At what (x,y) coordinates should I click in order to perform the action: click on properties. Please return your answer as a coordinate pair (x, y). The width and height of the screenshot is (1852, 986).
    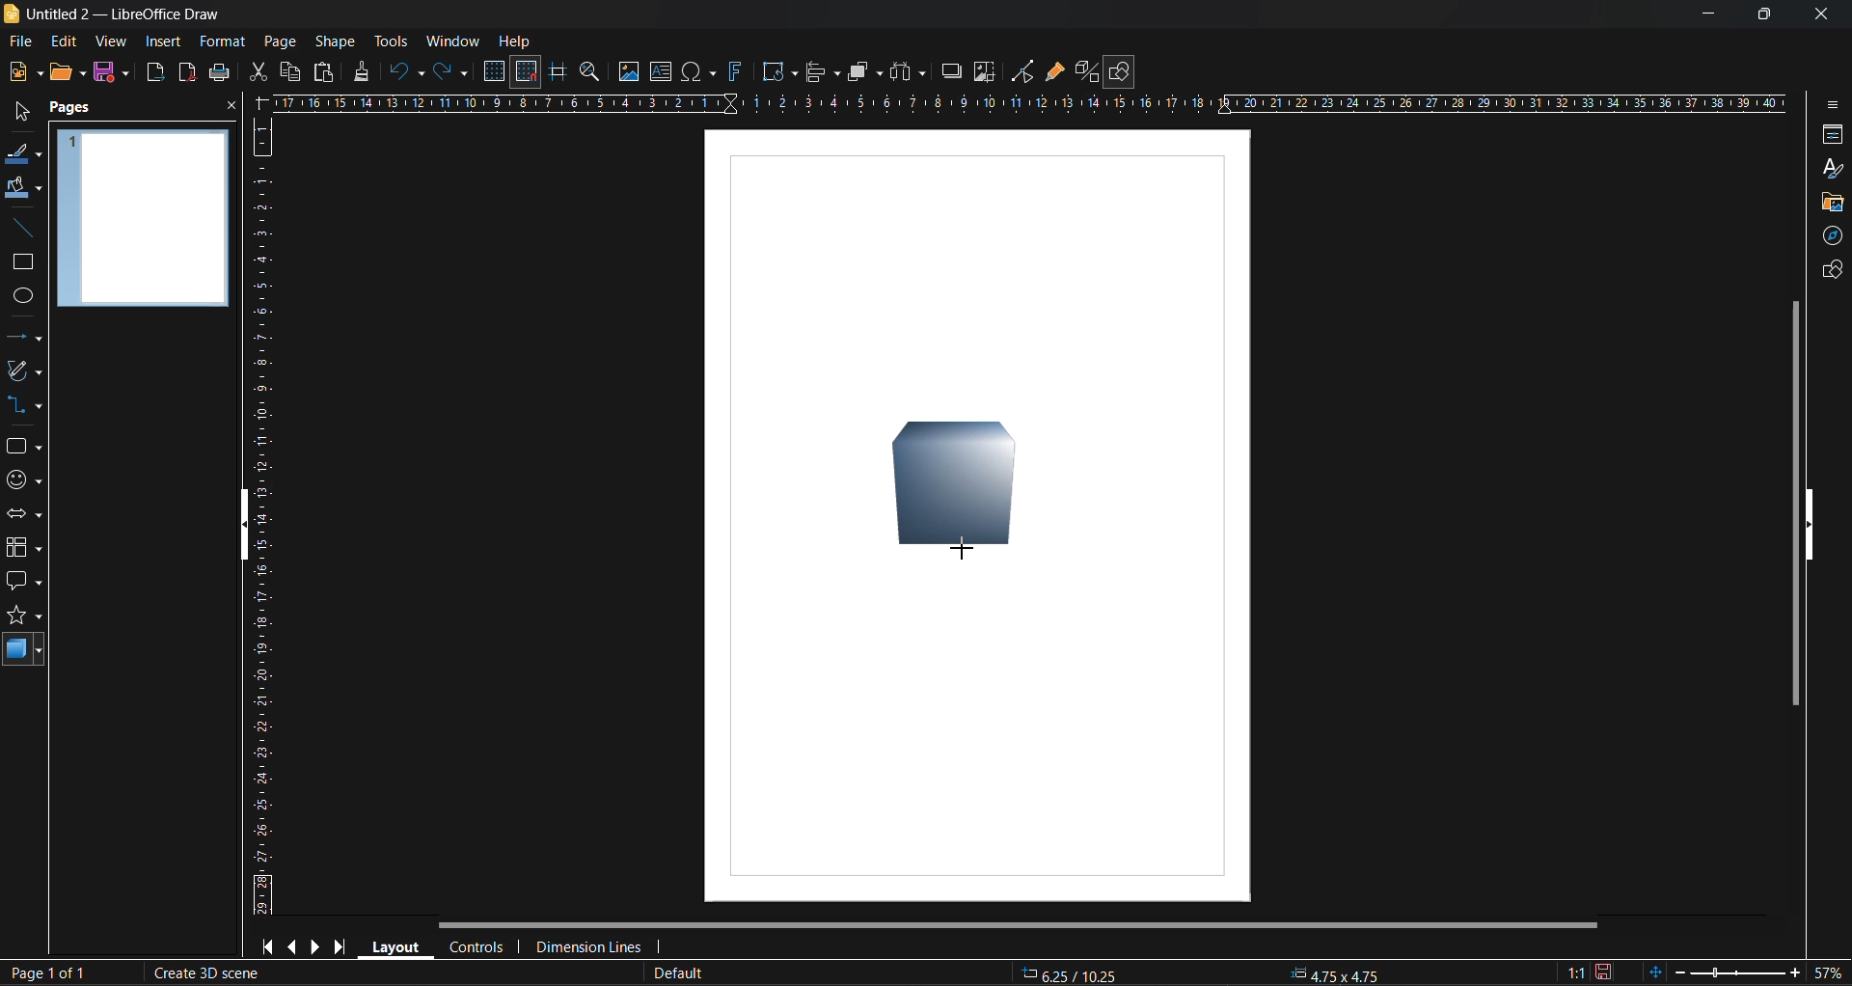
    Looking at the image, I should click on (1829, 136).